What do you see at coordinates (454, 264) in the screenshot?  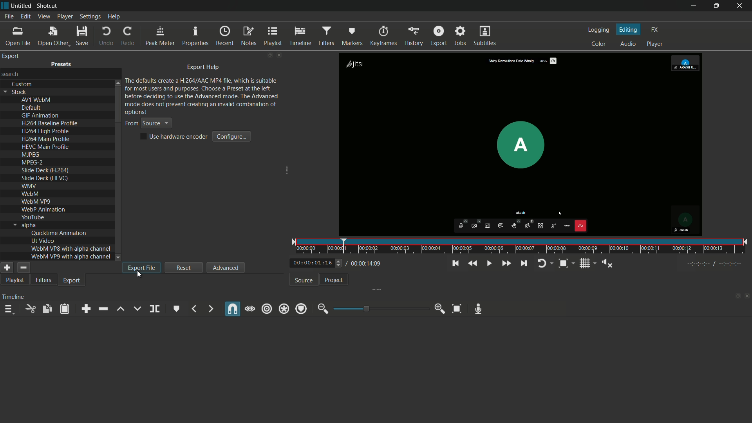 I see `skip to the previous point` at bounding box center [454, 264].